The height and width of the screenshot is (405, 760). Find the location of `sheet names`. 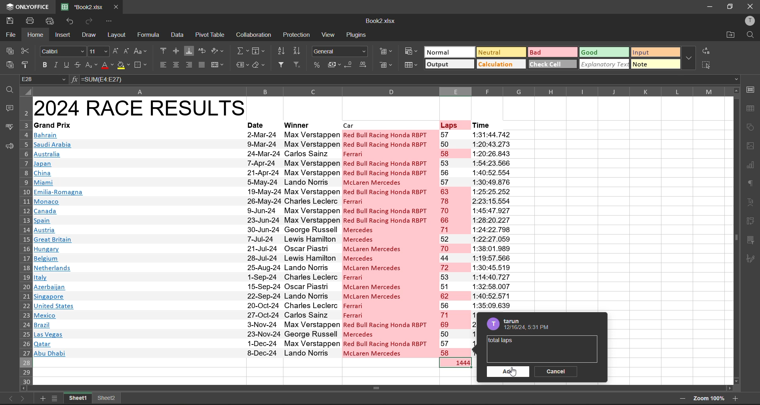

sheet names is located at coordinates (107, 399).